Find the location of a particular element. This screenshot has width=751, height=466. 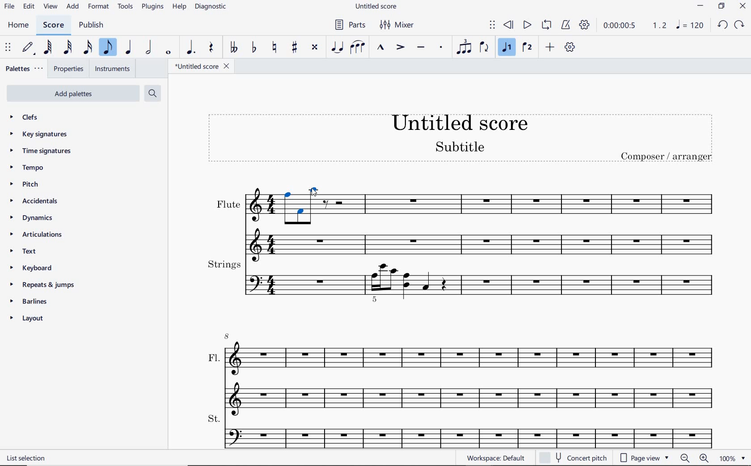

zoom factor is located at coordinates (733, 458).